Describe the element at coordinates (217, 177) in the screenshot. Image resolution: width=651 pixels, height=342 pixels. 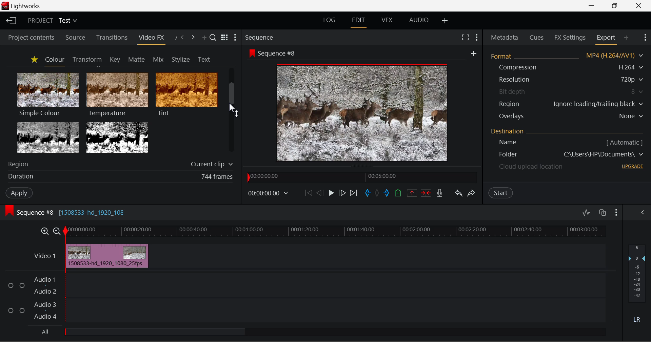
I see `744 frames` at that location.